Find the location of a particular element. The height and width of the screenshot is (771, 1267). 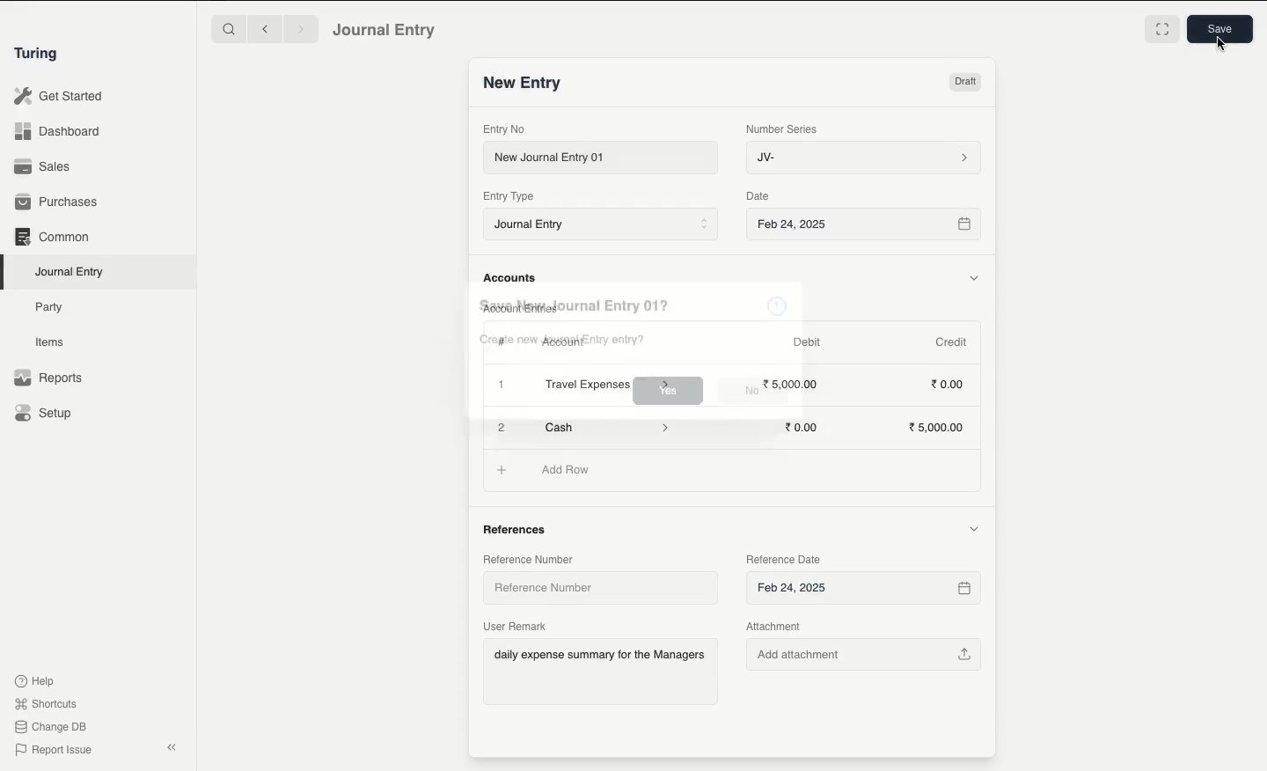

Accounts is located at coordinates (511, 278).